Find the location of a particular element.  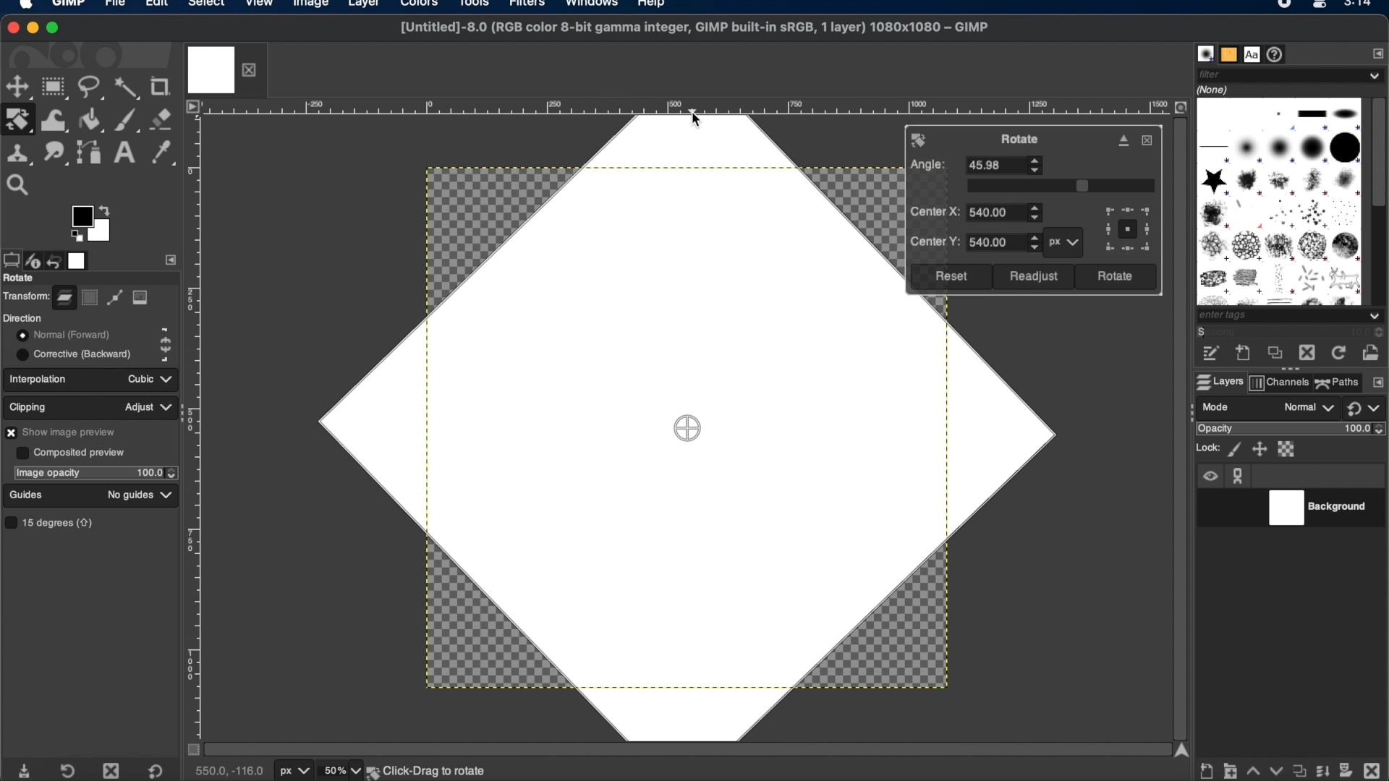

filters is located at coordinates (531, 7).